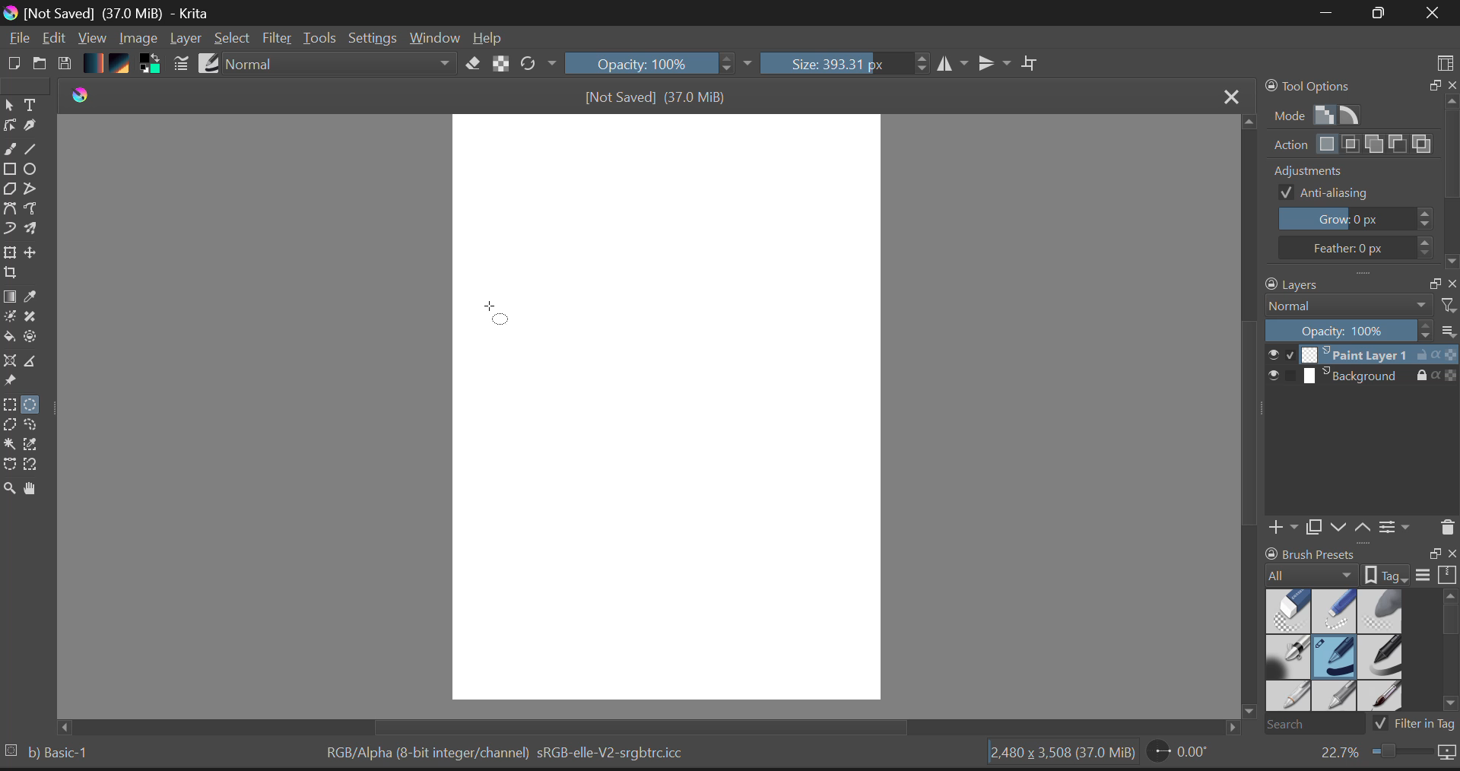 This screenshot has height=771, width=1460. I want to click on Dynamic Brush Tool, so click(9, 229).